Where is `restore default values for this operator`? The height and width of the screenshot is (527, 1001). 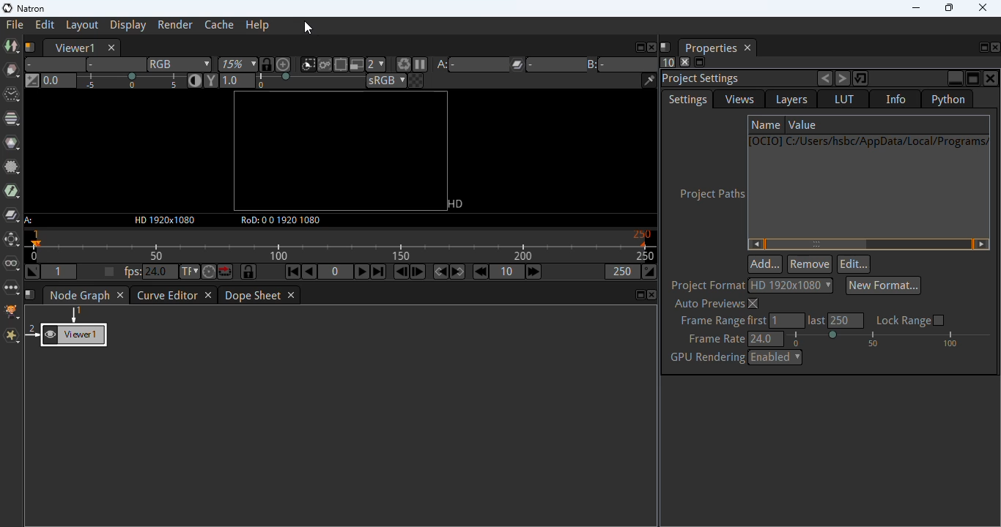
restore default values for this operator is located at coordinates (861, 78).